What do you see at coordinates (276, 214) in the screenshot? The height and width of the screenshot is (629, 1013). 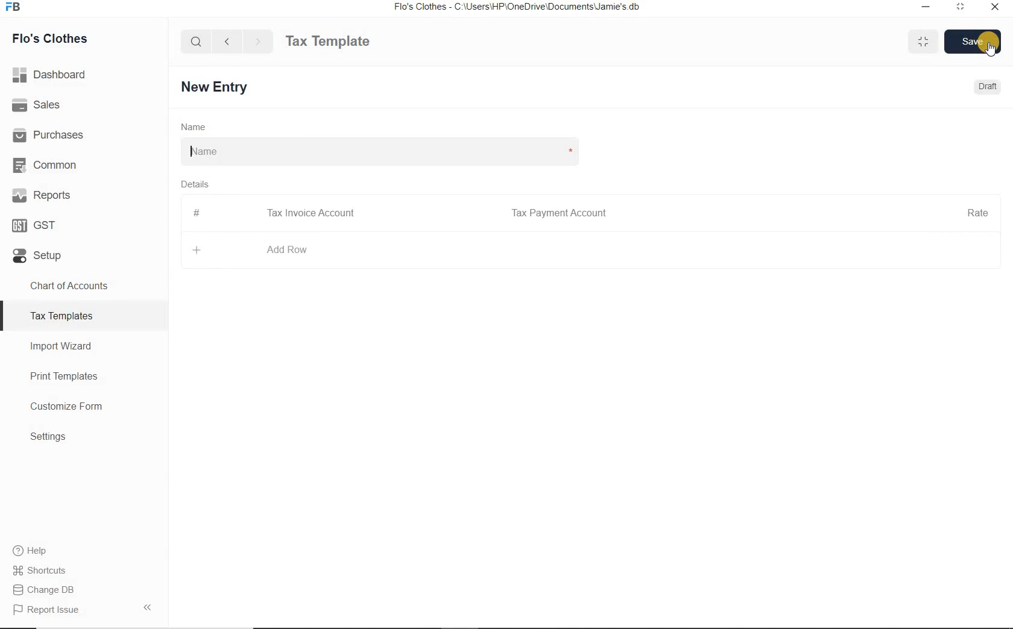 I see `# Tax Invoice Account` at bounding box center [276, 214].